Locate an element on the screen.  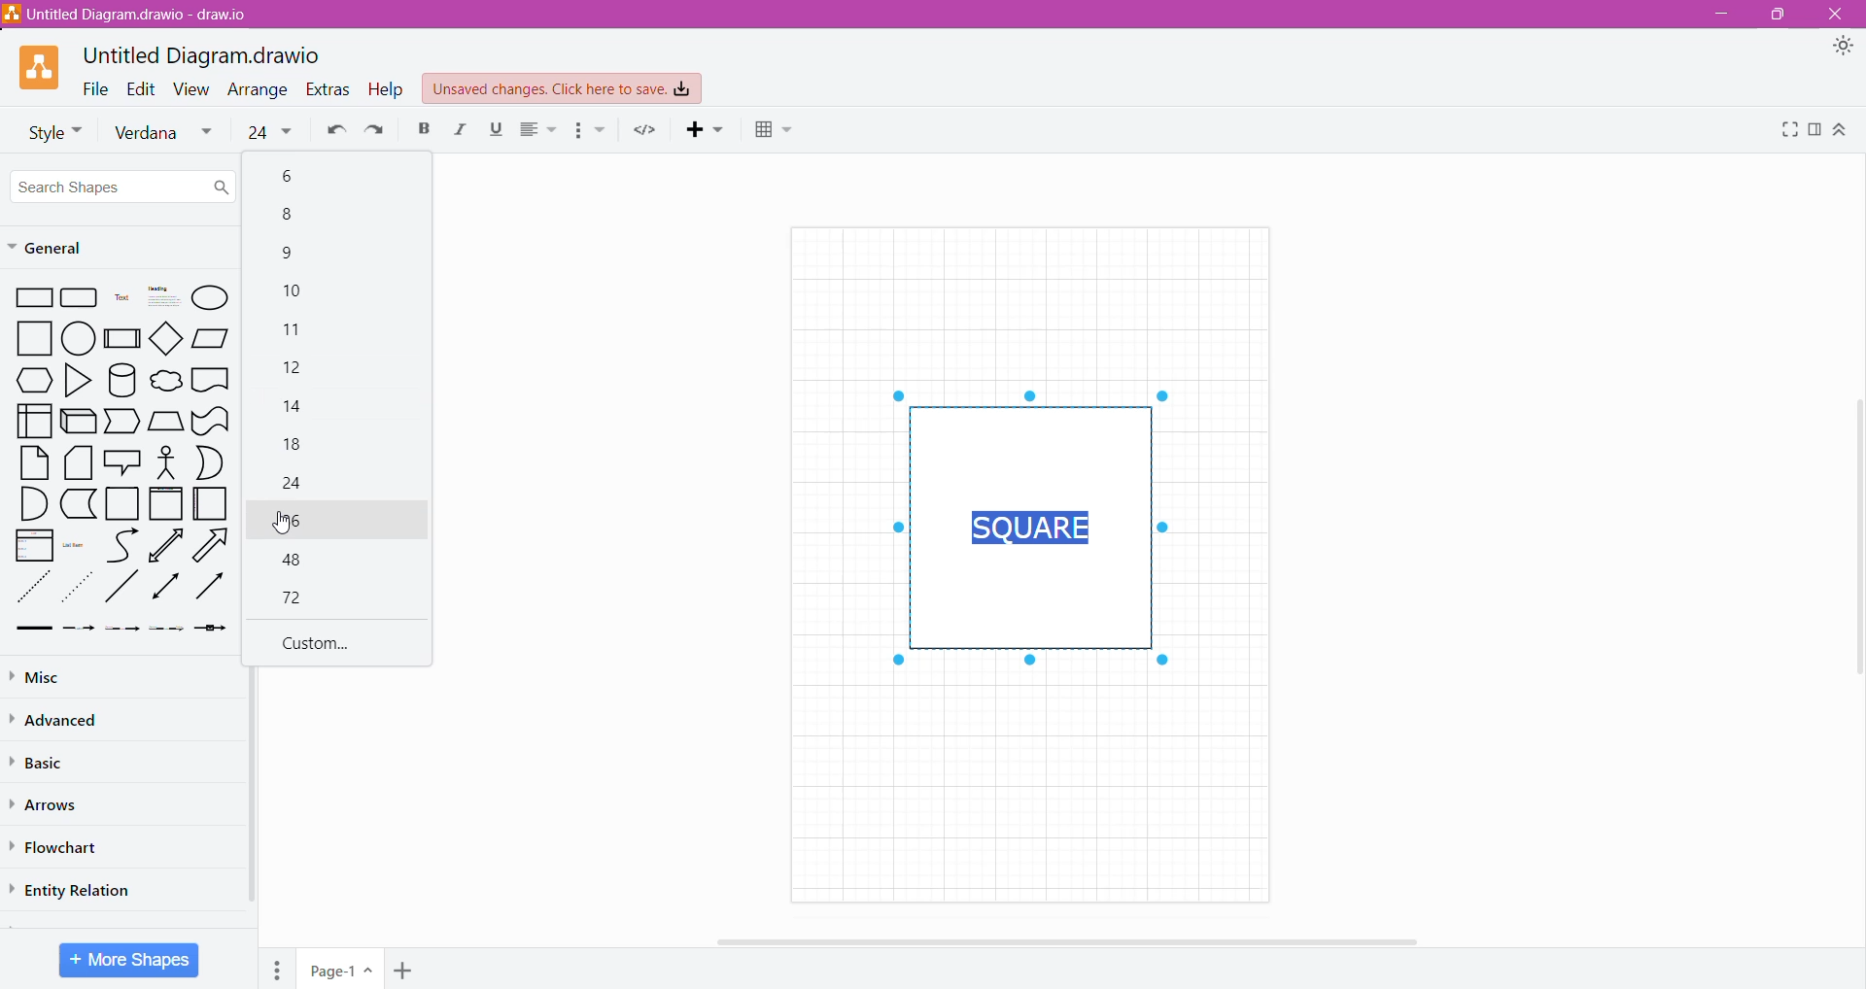
Verdana is located at coordinates (163, 134).